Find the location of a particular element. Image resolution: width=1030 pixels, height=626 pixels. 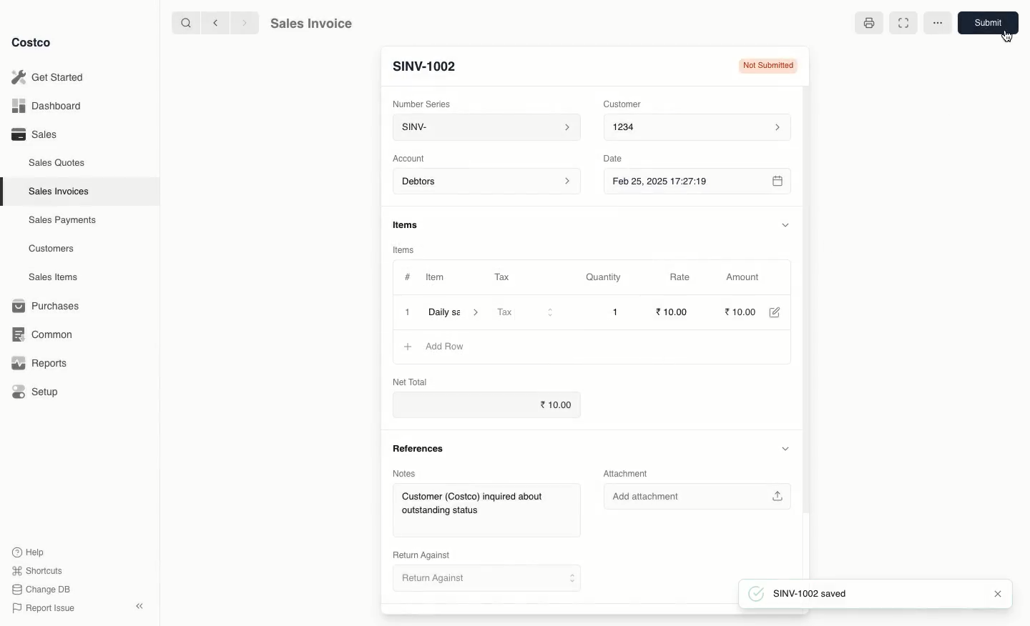

Customer (Costco) inquired about outstanding status is located at coordinates (486, 512).